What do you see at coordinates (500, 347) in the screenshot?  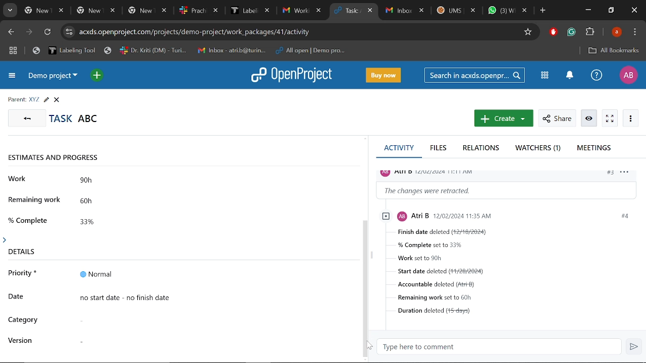 I see `Type here to comment` at bounding box center [500, 347].